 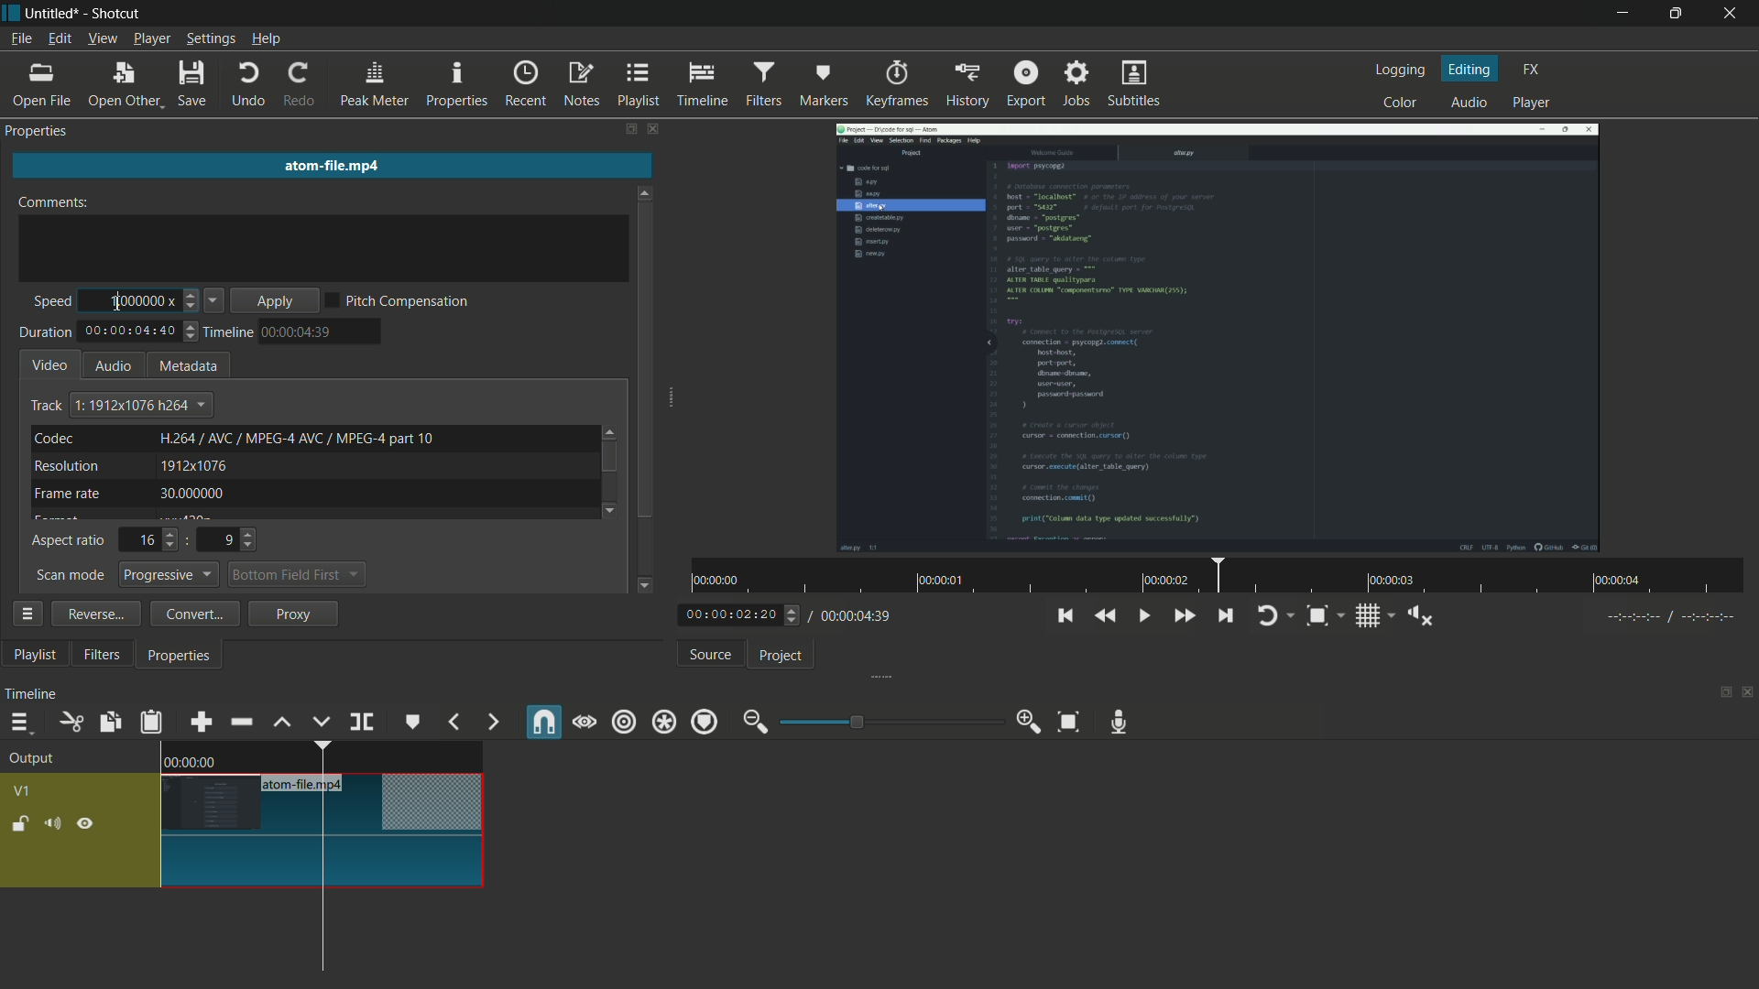 What do you see at coordinates (191, 310) in the screenshot?
I see `decrease` at bounding box center [191, 310].